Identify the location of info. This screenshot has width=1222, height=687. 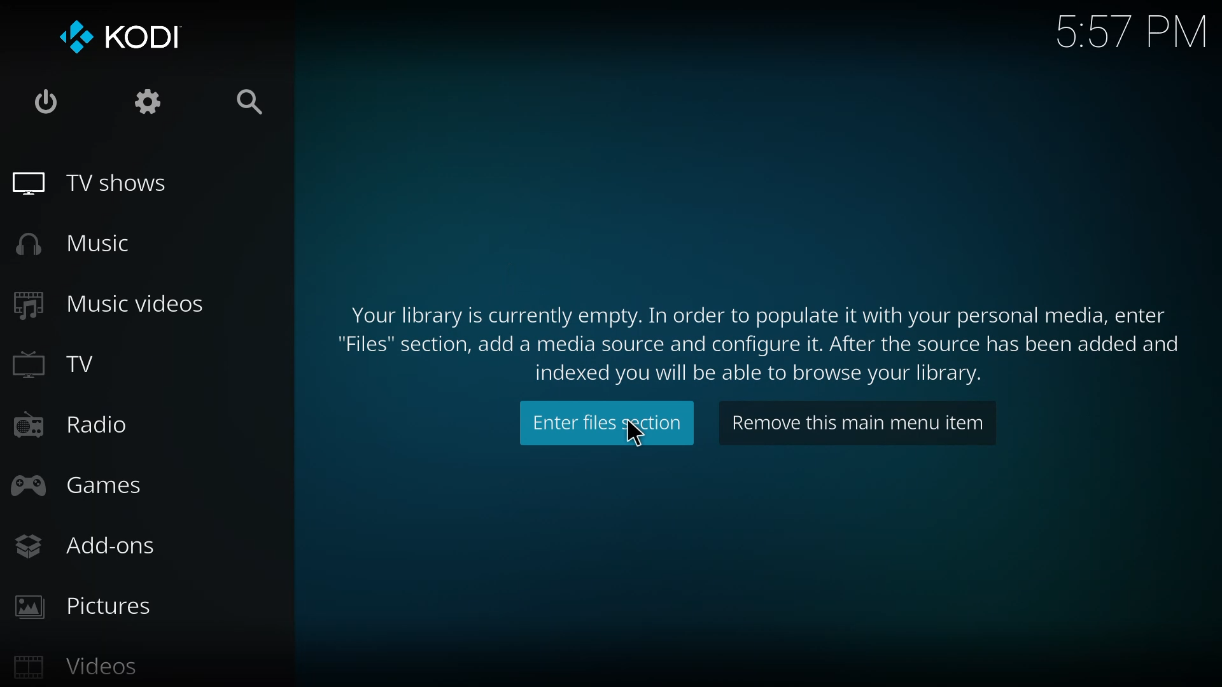
(750, 337).